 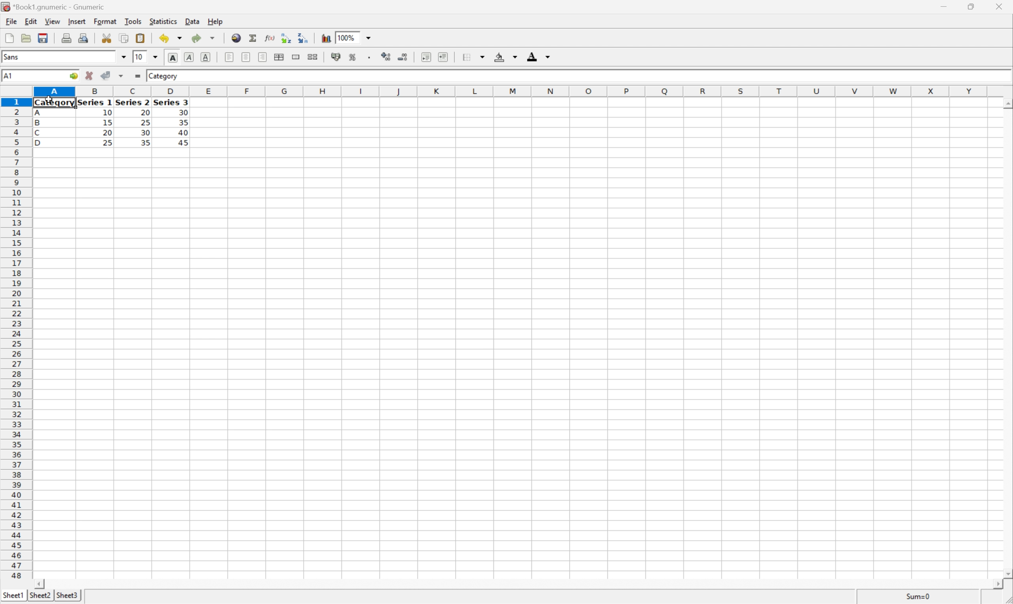 I want to click on D, so click(x=42, y=143).